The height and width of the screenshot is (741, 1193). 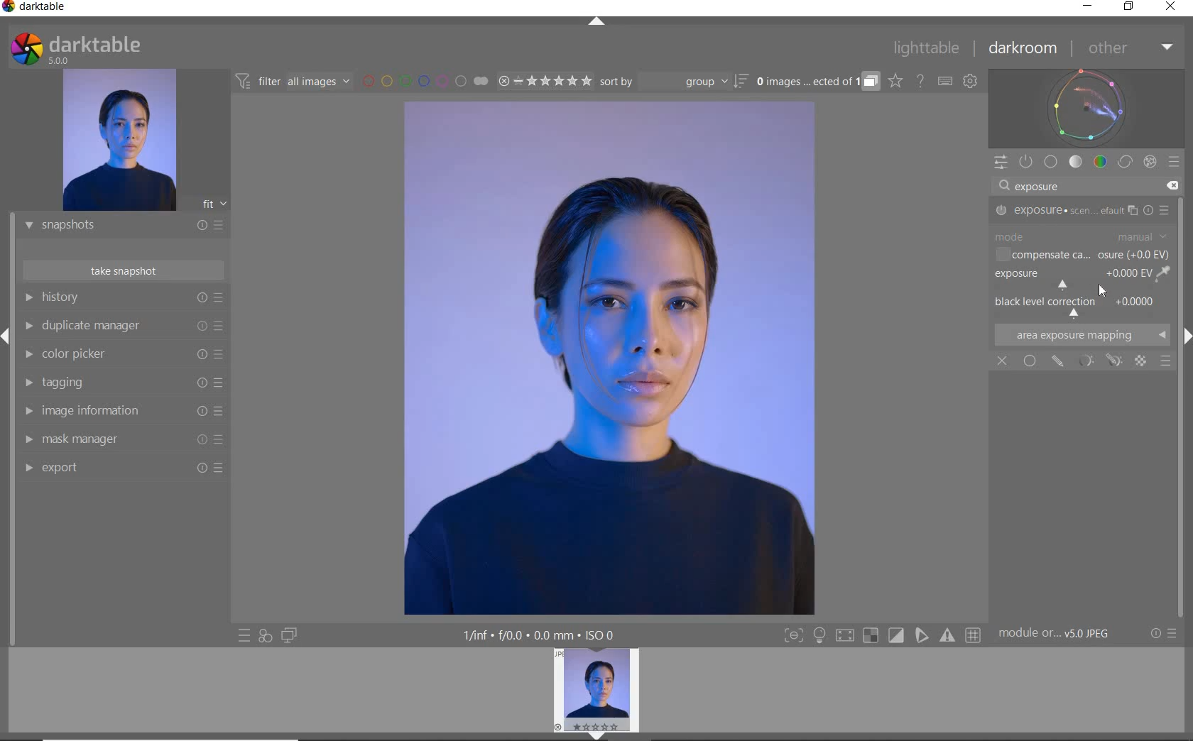 What do you see at coordinates (599, 23) in the screenshot?
I see `EXPAND/COLLAPSE` at bounding box center [599, 23].